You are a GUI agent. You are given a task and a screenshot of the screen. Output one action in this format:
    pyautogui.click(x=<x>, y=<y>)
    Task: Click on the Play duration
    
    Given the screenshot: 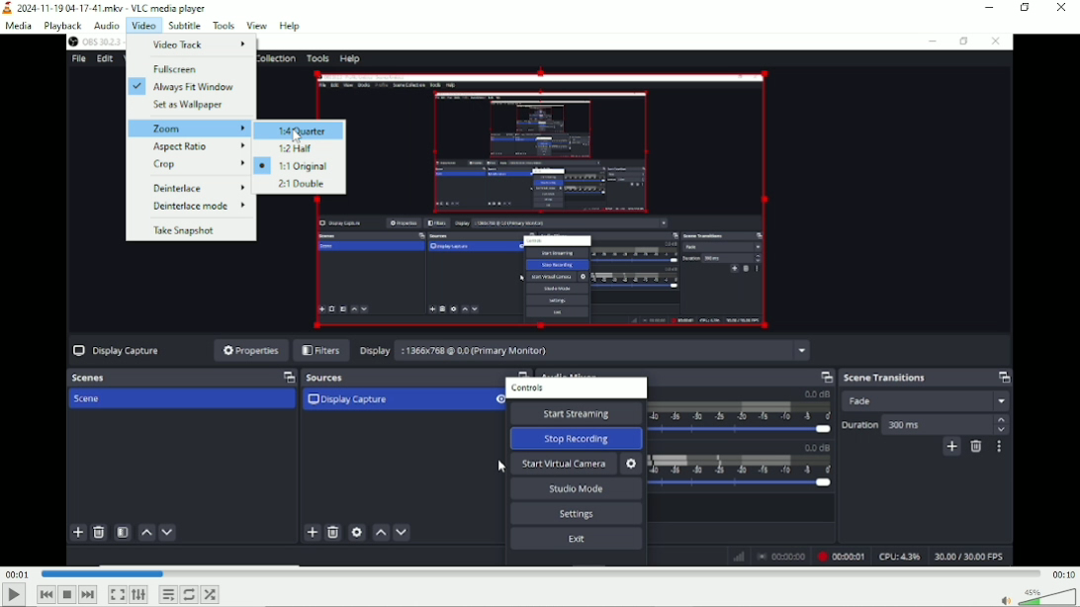 What is the action you would take?
    pyautogui.click(x=539, y=575)
    